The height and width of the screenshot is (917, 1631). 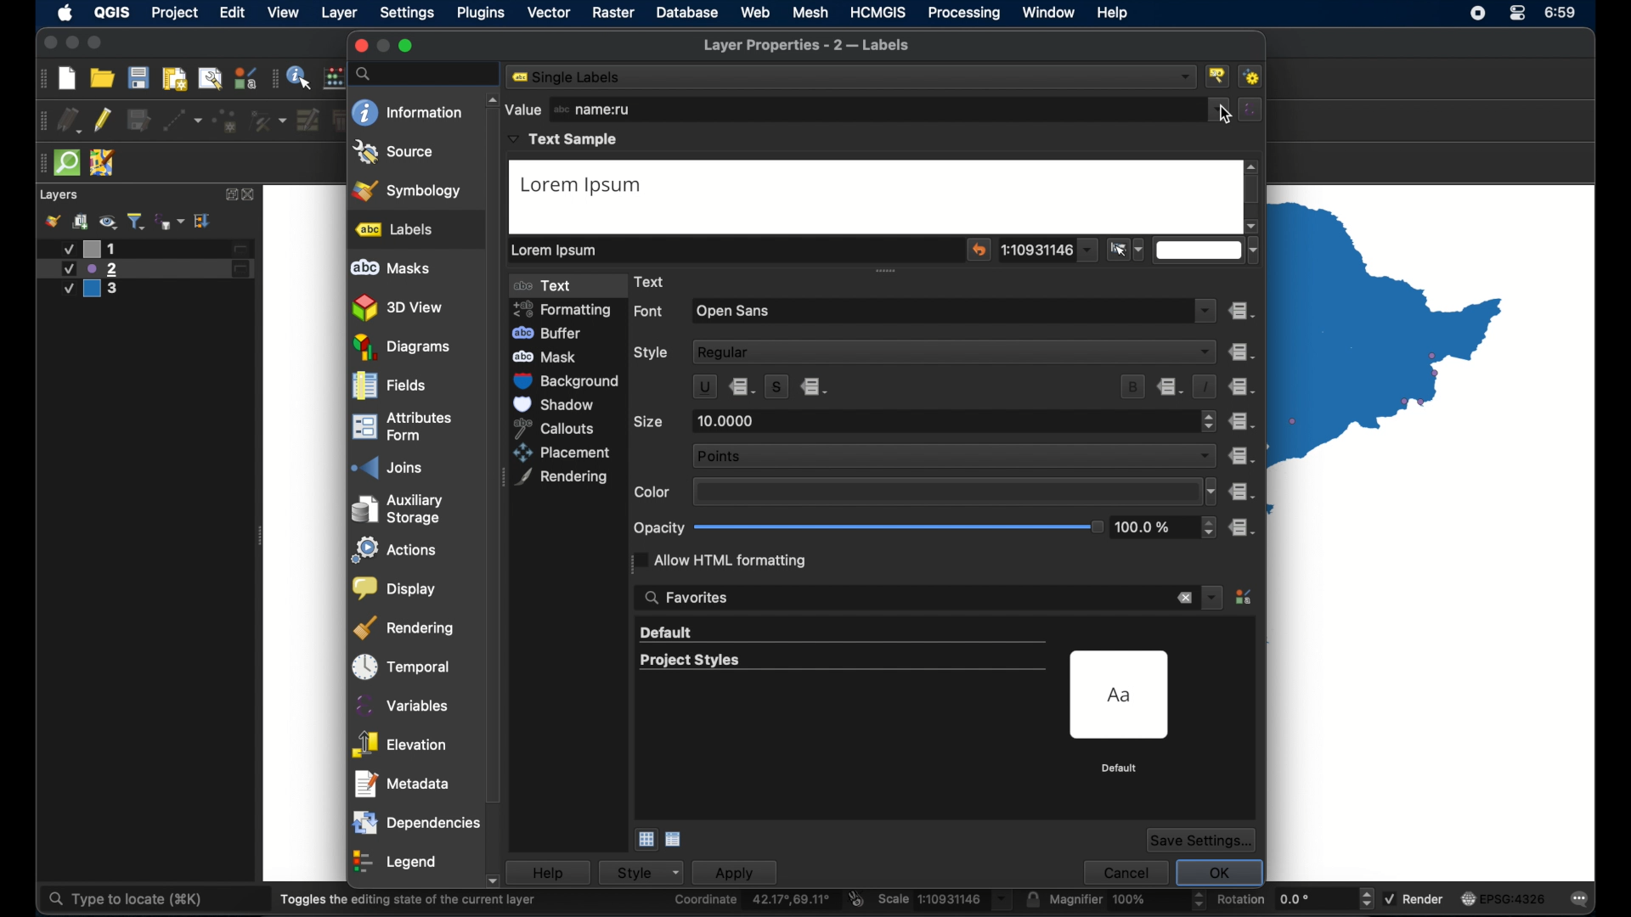 What do you see at coordinates (687, 13) in the screenshot?
I see `database` at bounding box center [687, 13].